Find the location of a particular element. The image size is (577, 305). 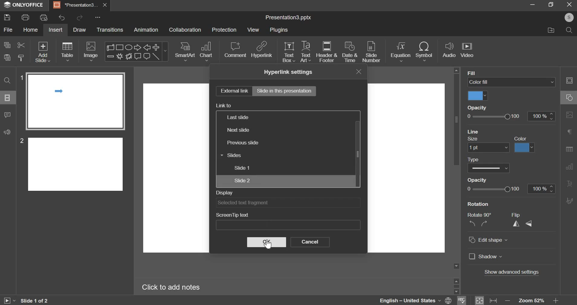

Image settings is located at coordinates (569, 115).